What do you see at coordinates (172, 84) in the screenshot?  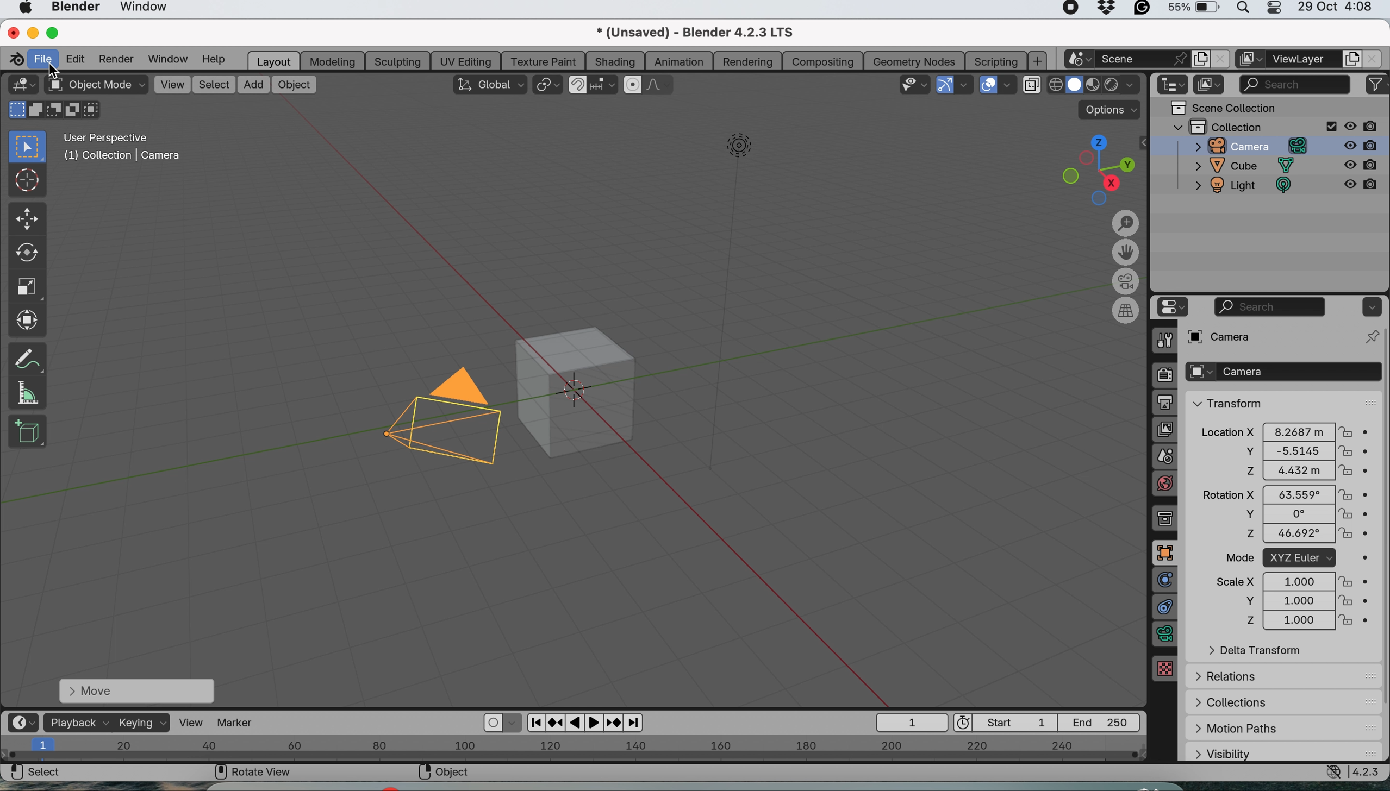 I see `view` at bounding box center [172, 84].